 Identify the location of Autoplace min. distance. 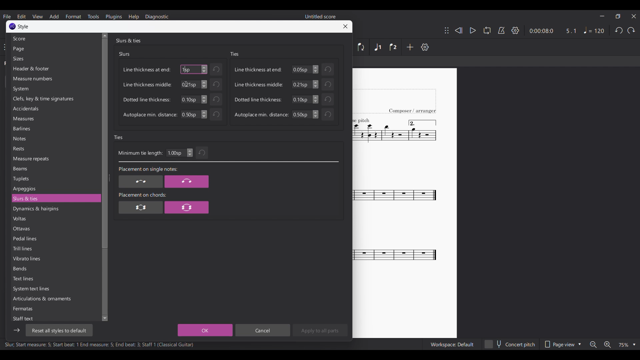
(261, 115).